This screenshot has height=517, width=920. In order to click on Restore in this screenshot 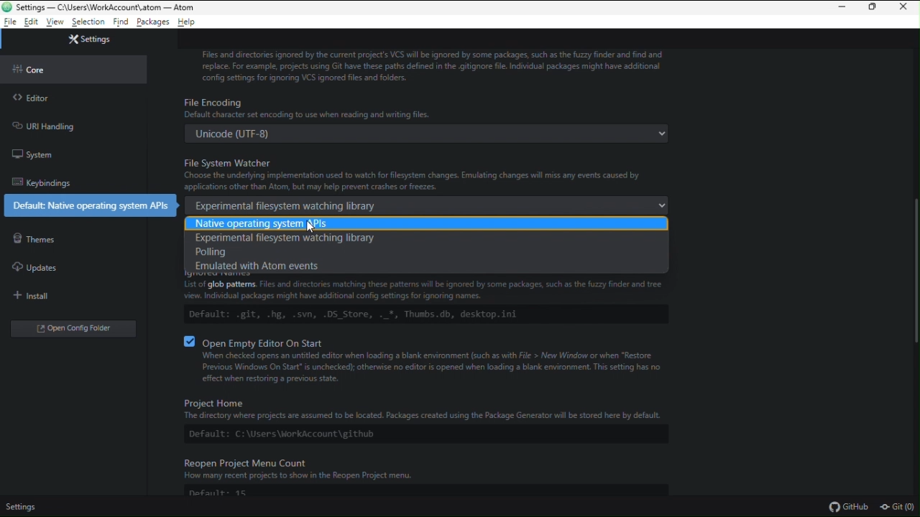, I will do `click(874, 9)`.